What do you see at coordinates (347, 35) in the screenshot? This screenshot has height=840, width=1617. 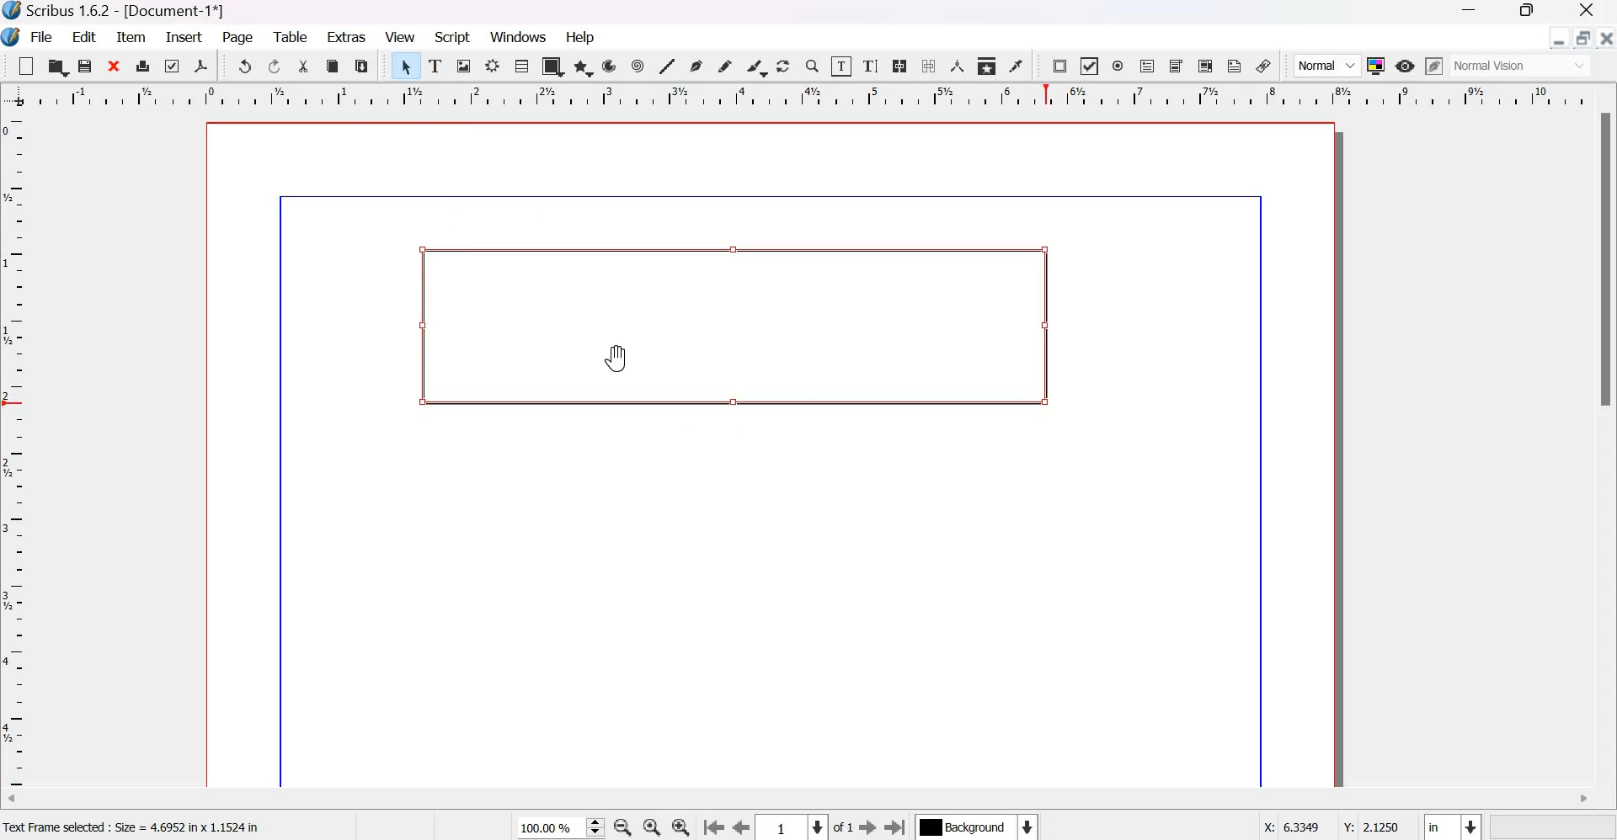 I see `Extras` at bounding box center [347, 35].